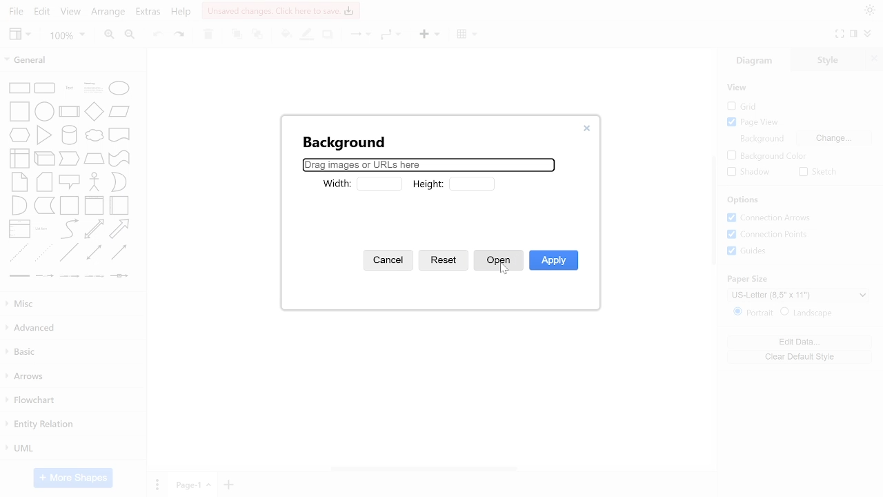 This screenshot has width=883, height=497. I want to click on general shapes, so click(42, 86).